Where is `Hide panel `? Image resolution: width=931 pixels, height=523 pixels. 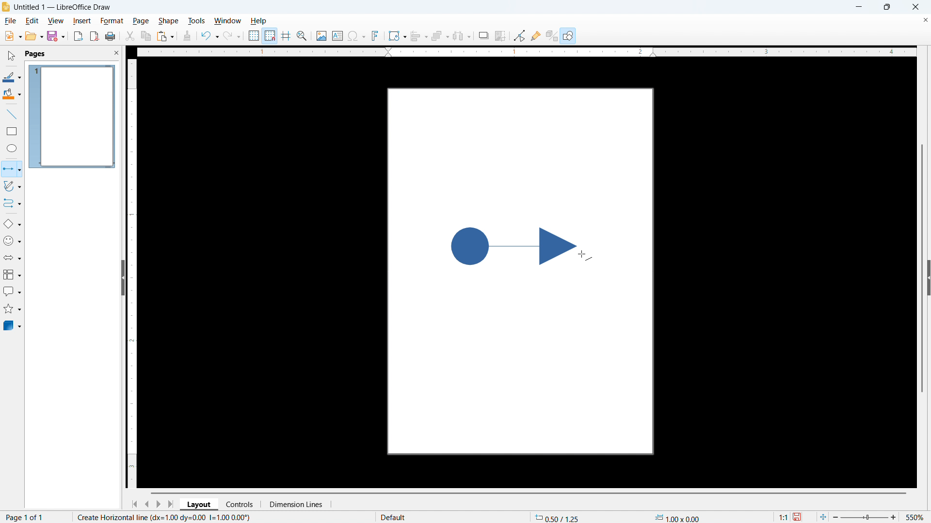 Hide panel  is located at coordinates (122, 276).